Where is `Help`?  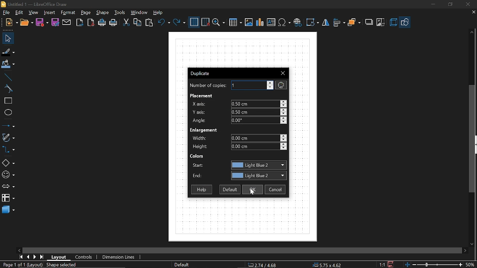 Help is located at coordinates (161, 12).